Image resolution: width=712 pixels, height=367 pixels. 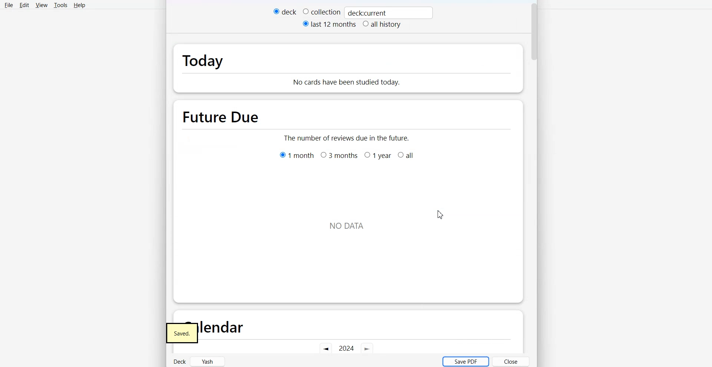 What do you see at coordinates (322, 11) in the screenshot?
I see `Collection` at bounding box center [322, 11].